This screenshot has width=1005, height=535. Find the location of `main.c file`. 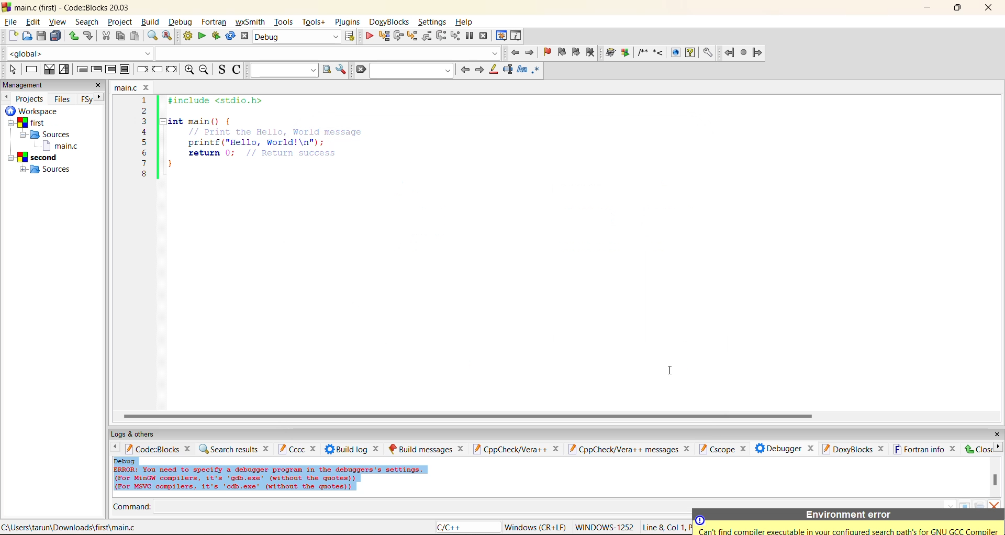

main.c file is located at coordinates (60, 145).